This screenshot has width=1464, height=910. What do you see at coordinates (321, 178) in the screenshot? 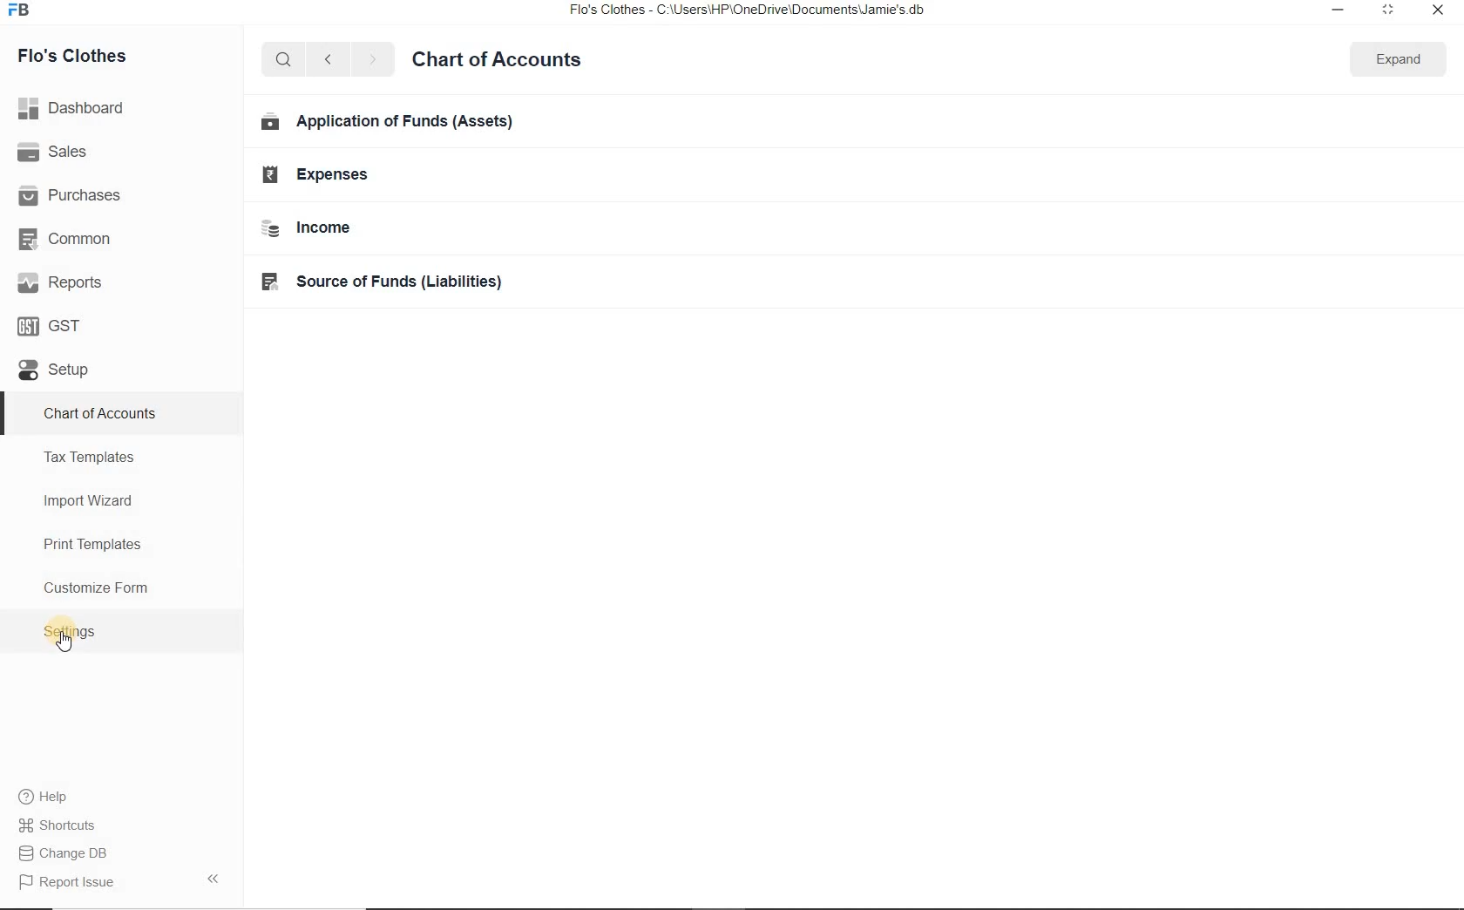
I see `EH Expenses` at bounding box center [321, 178].